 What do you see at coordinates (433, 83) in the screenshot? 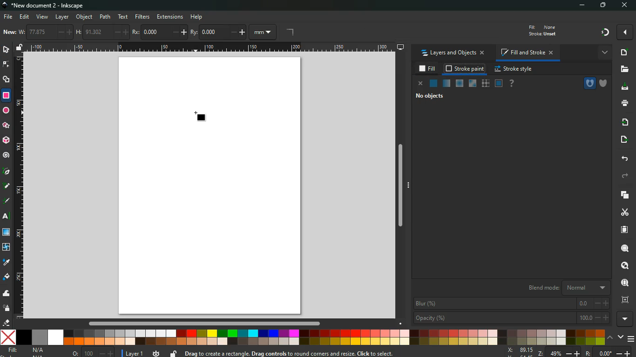
I see `normal` at bounding box center [433, 83].